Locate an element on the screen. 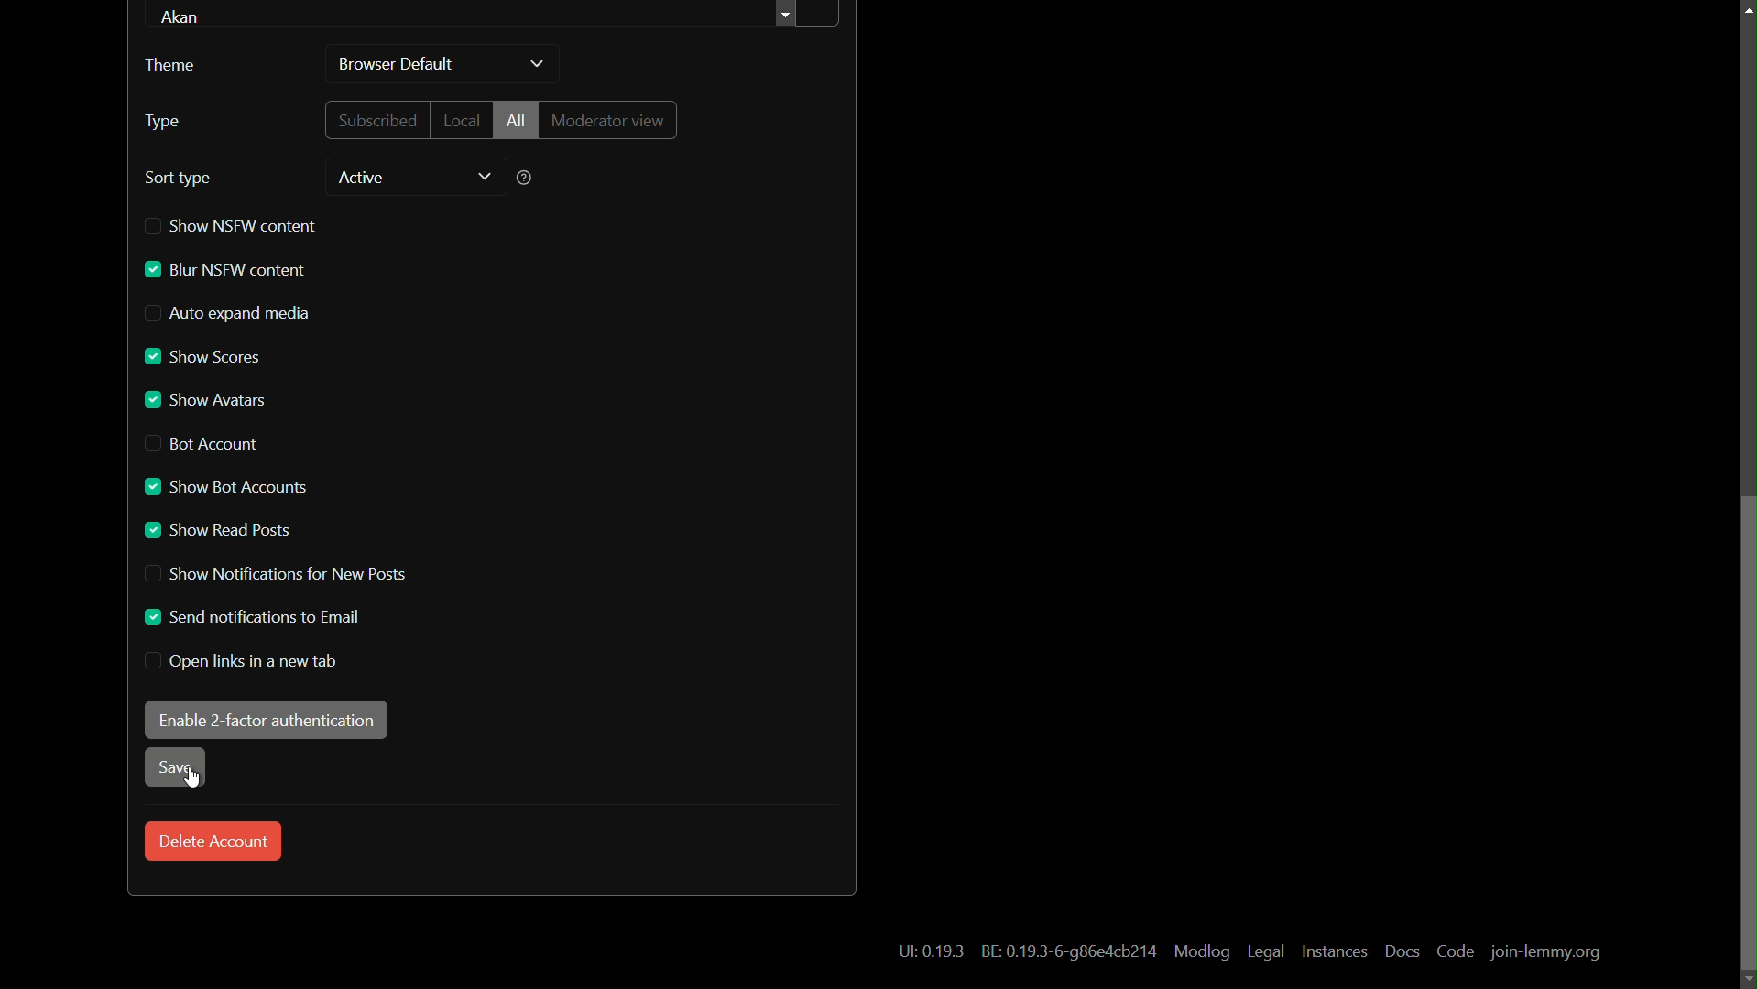 The width and height of the screenshot is (1757, 989). all is located at coordinates (515, 120).